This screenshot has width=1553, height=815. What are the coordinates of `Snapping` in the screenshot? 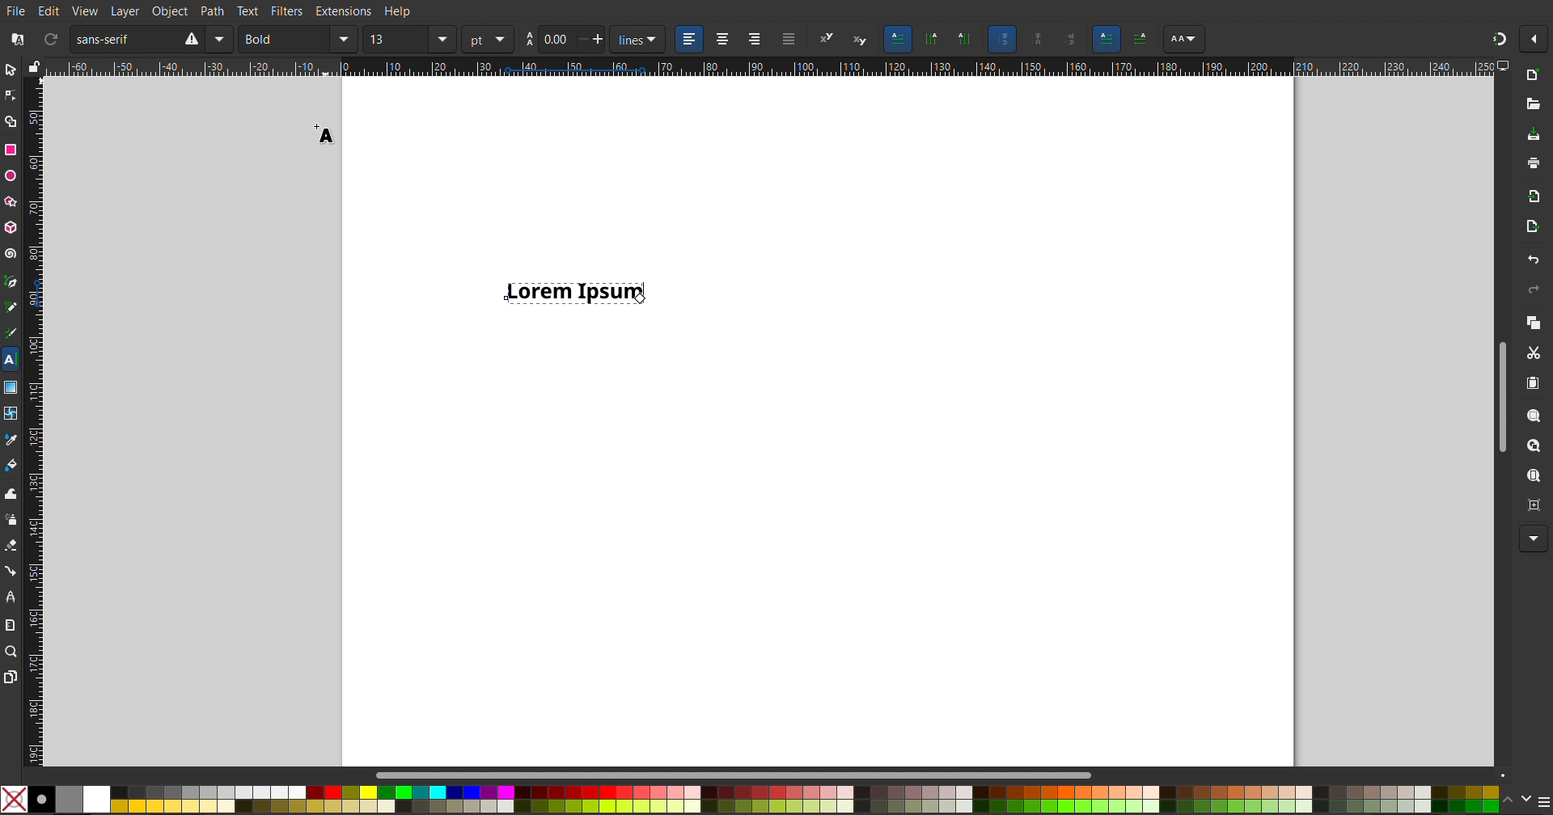 It's located at (1499, 36).